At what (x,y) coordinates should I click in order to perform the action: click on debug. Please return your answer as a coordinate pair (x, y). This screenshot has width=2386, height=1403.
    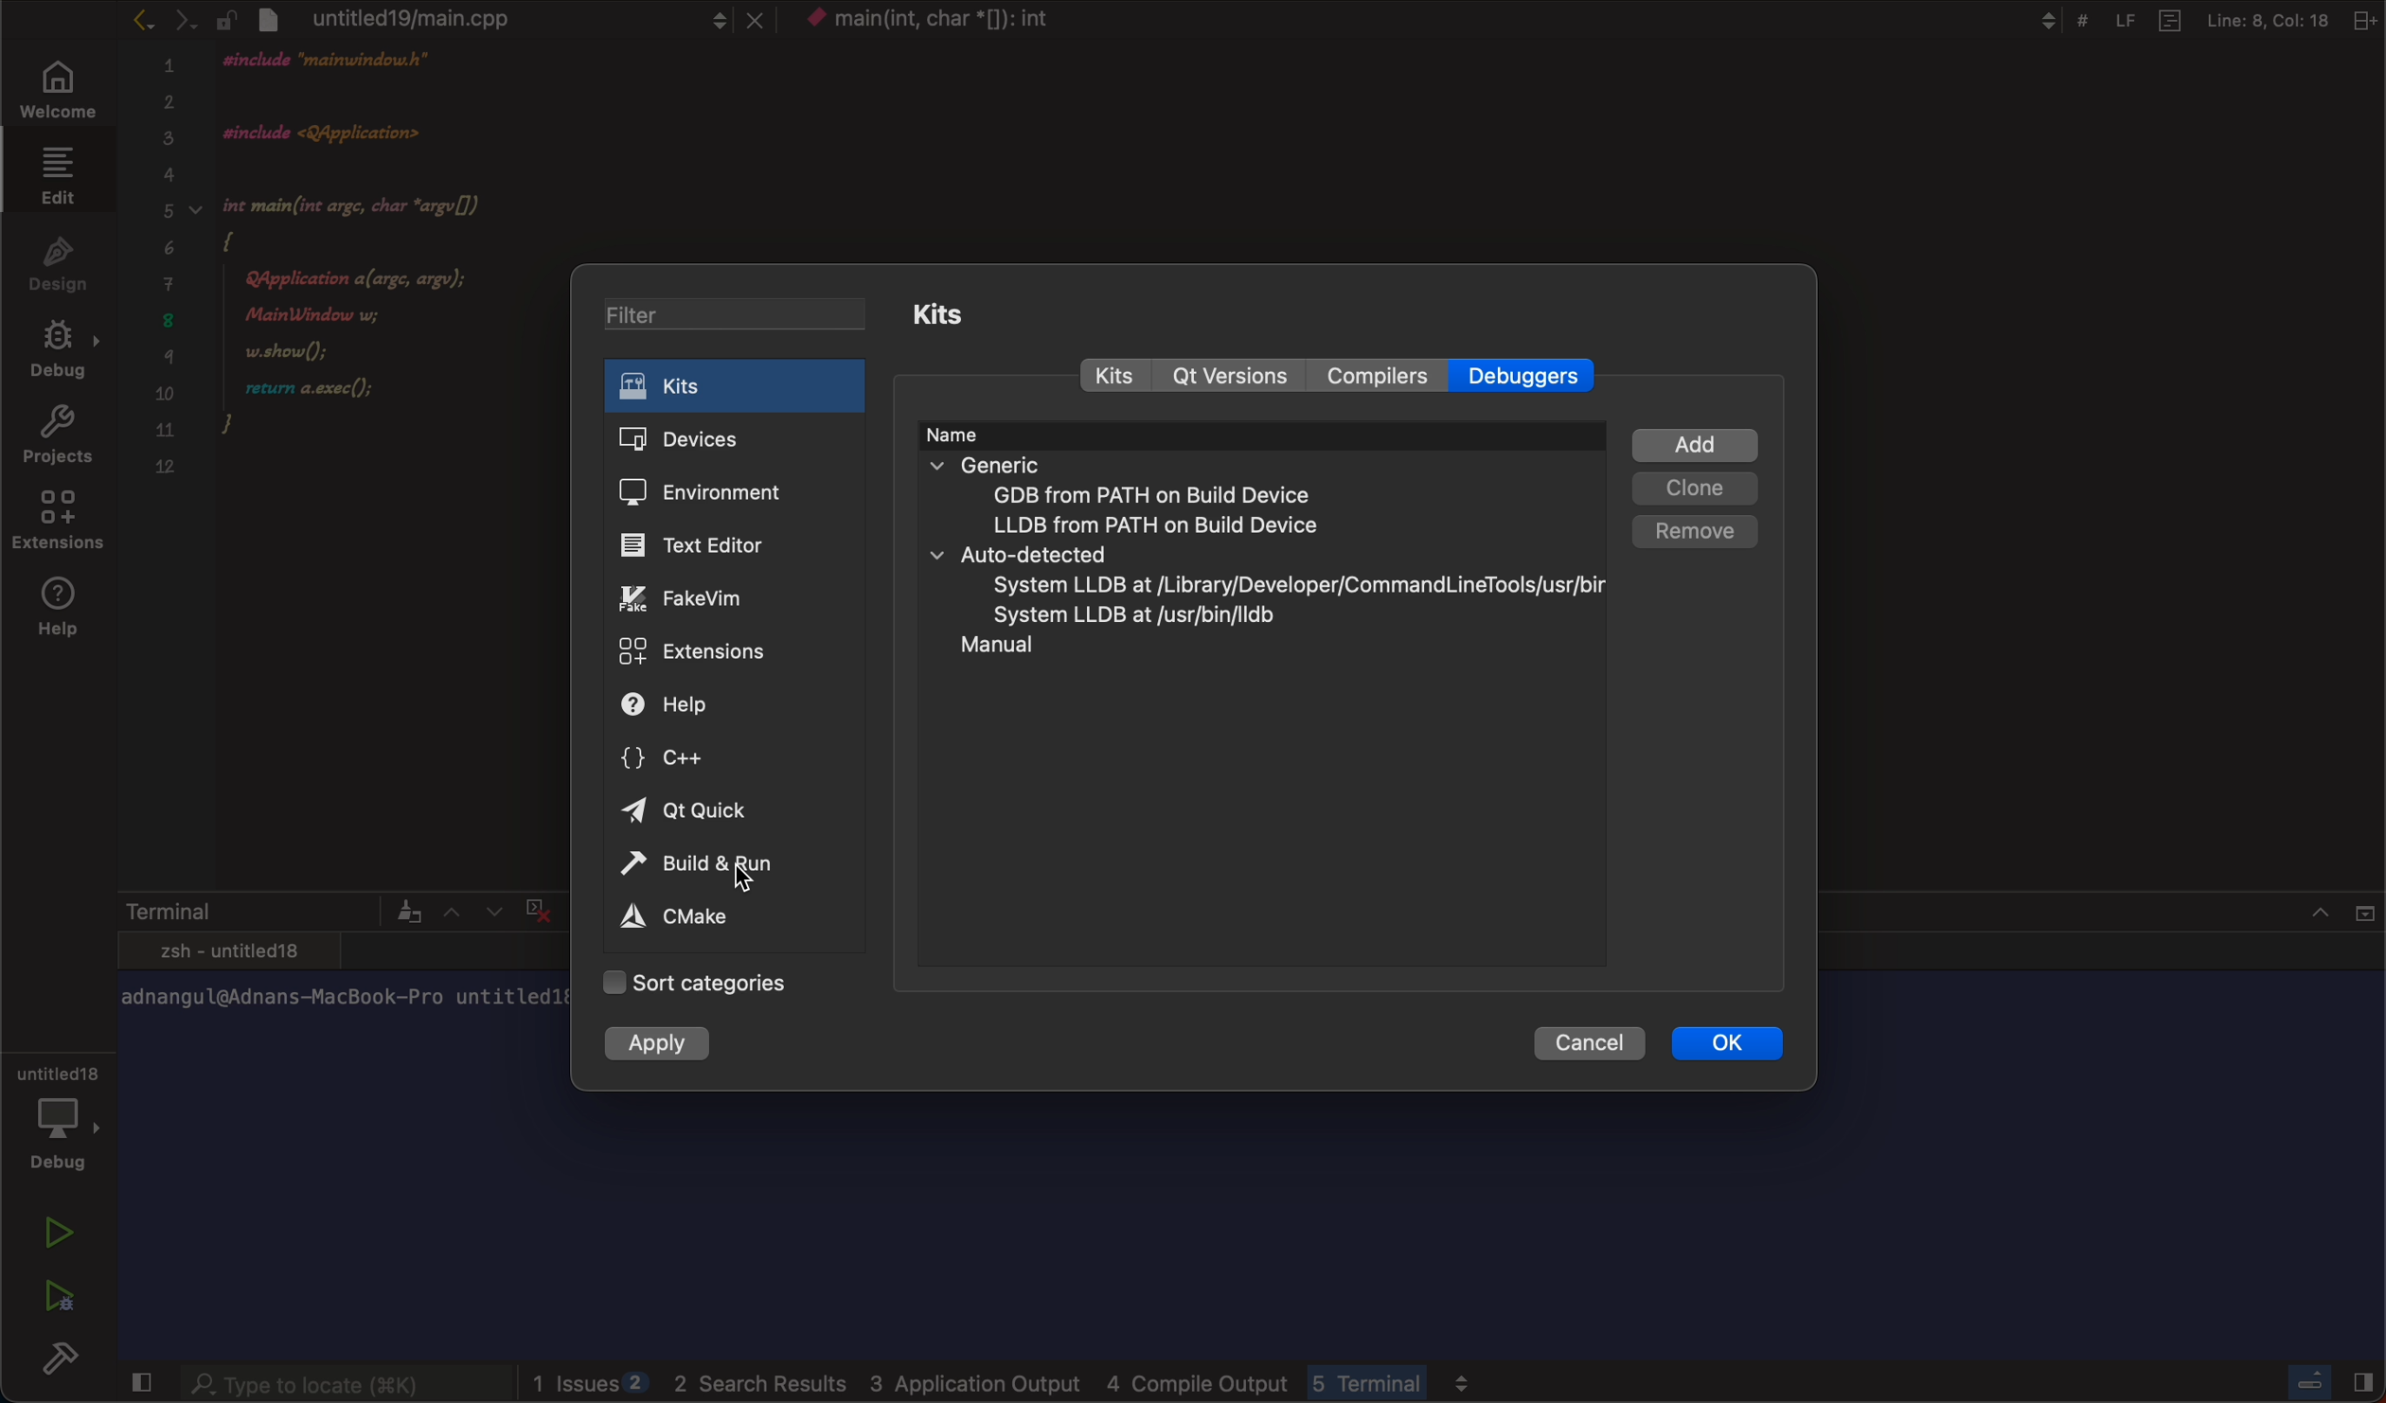
    Looking at the image, I should click on (62, 346).